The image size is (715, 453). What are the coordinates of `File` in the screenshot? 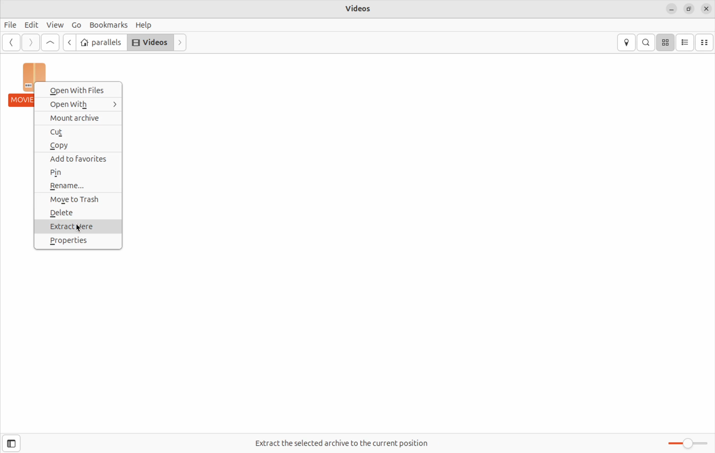 It's located at (10, 25).